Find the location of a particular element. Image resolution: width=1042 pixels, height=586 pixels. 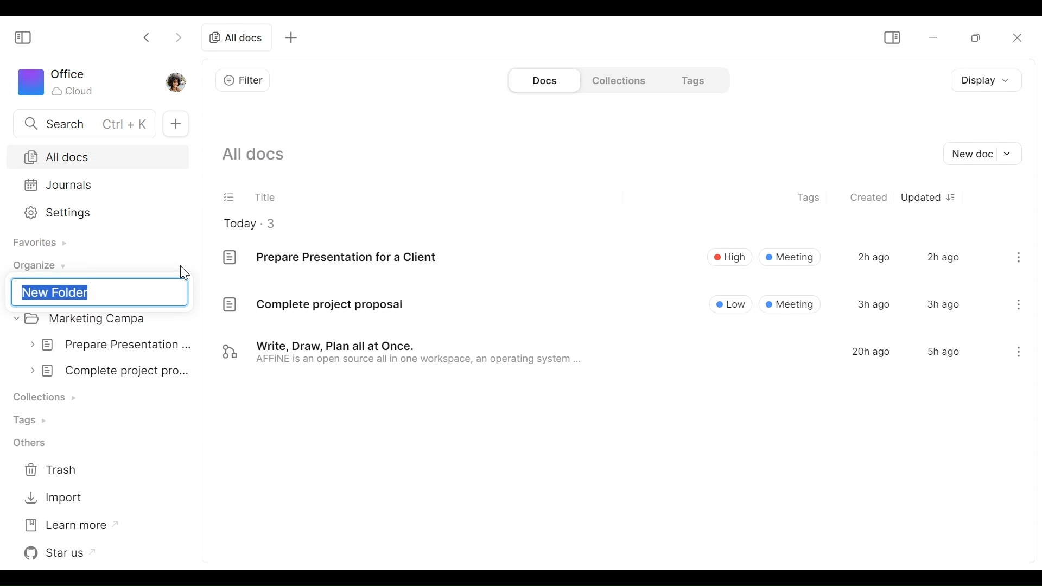

Collection is located at coordinates (50, 395).